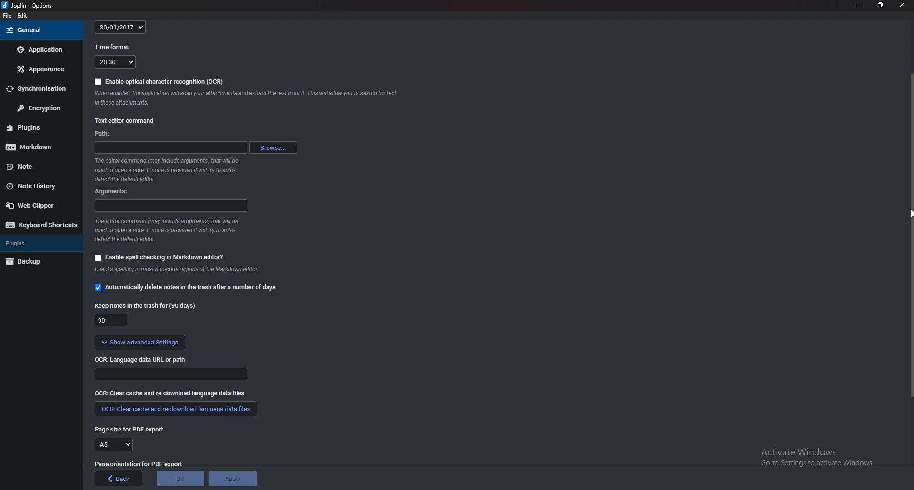 Image resolution: width=914 pixels, height=490 pixels. What do you see at coordinates (41, 225) in the screenshot?
I see `Keyboard shortcuts` at bounding box center [41, 225].